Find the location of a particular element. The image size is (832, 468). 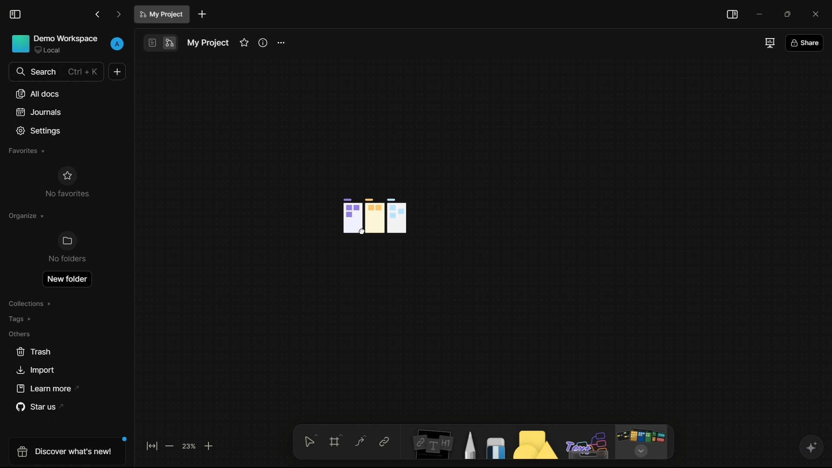

frames is located at coordinates (337, 440).